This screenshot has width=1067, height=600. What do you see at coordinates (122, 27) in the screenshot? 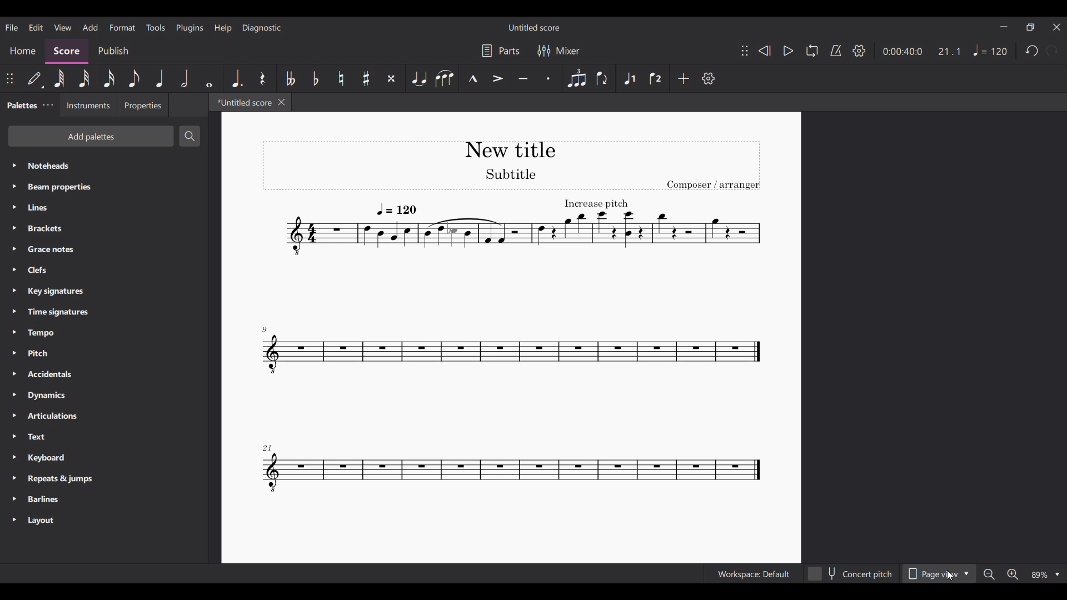
I see `Format menu` at bounding box center [122, 27].